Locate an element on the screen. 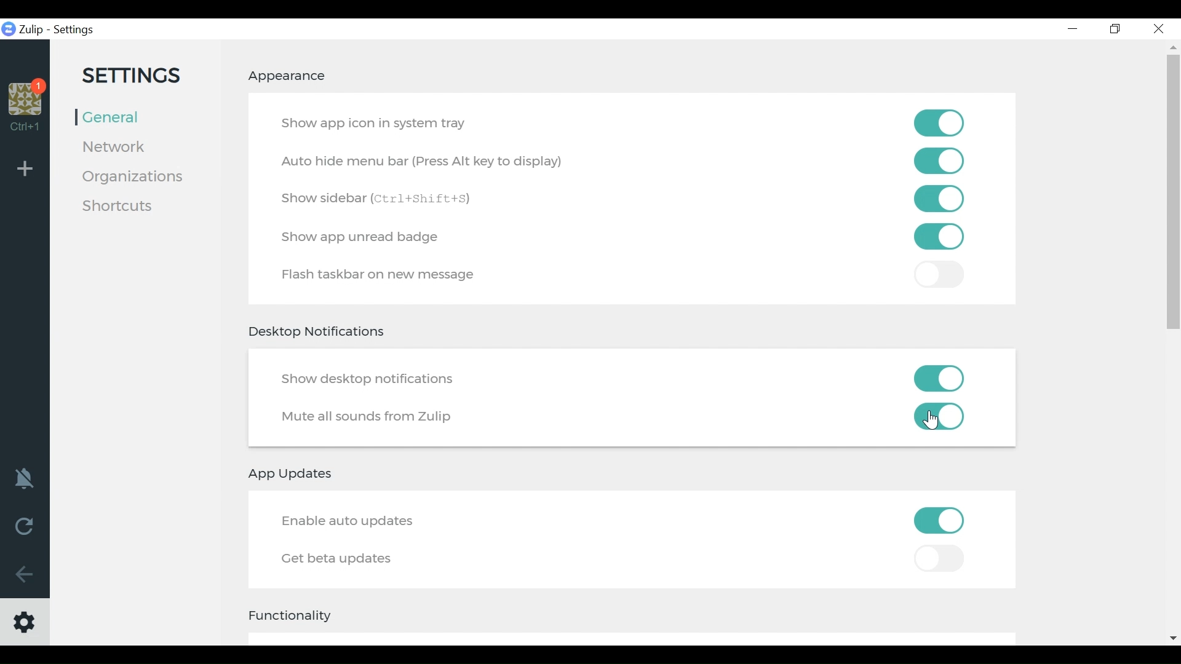 The height and width of the screenshot is (664, 1181). App updates is located at coordinates (293, 473).